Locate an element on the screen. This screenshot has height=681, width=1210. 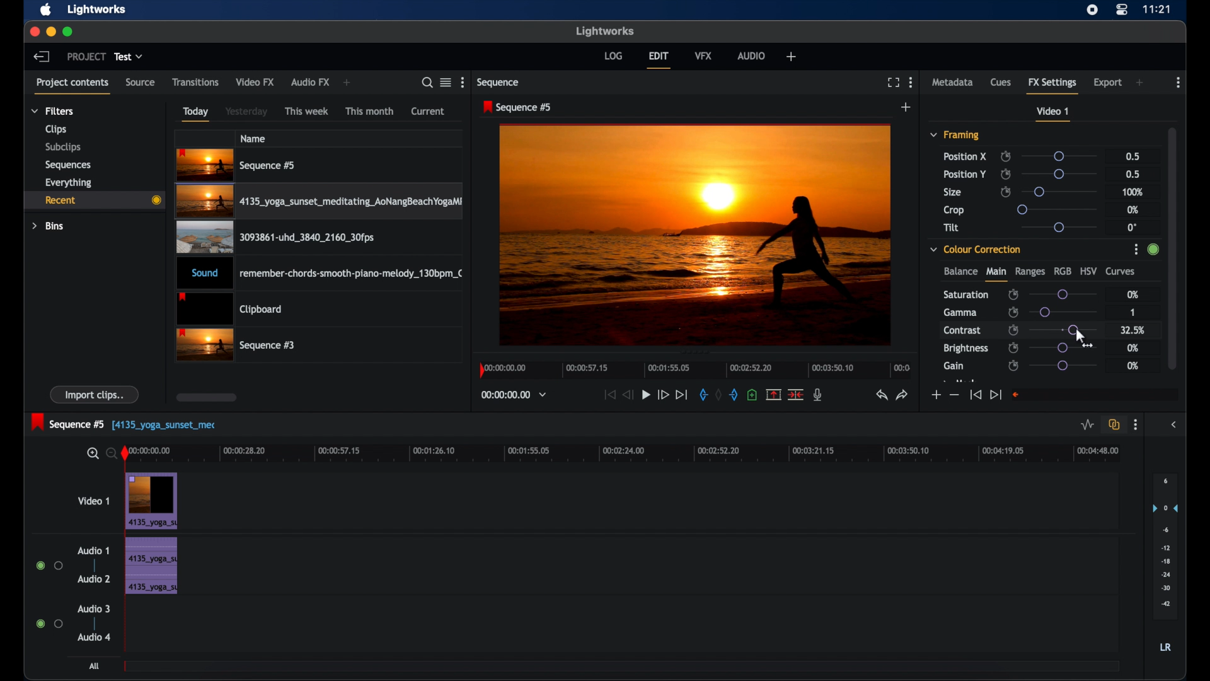
video clip is located at coordinates (274, 240).